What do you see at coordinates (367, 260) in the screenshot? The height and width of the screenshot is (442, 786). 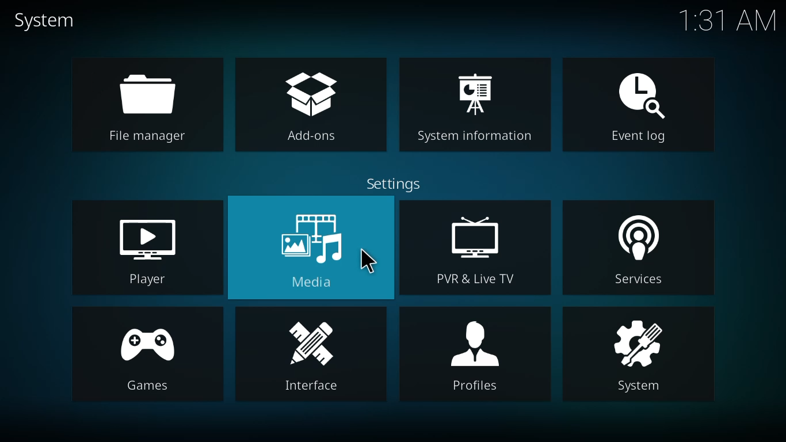 I see `cursor` at bounding box center [367, 260].